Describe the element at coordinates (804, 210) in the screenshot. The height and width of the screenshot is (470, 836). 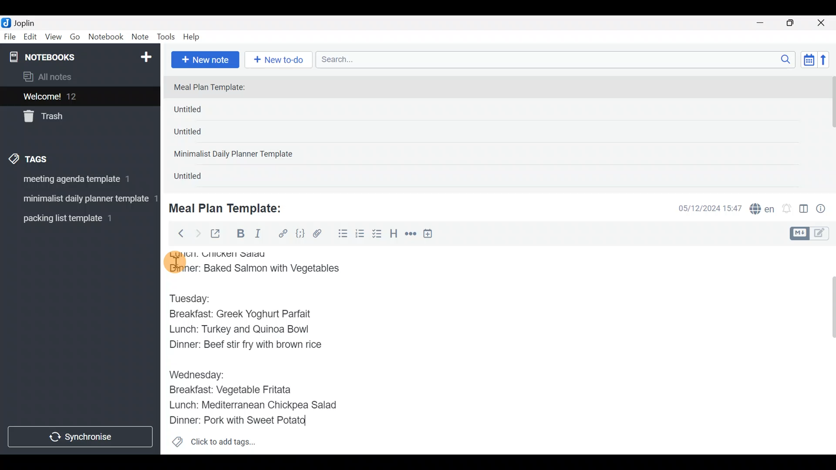
I see `Toggle editor layout` at that location.